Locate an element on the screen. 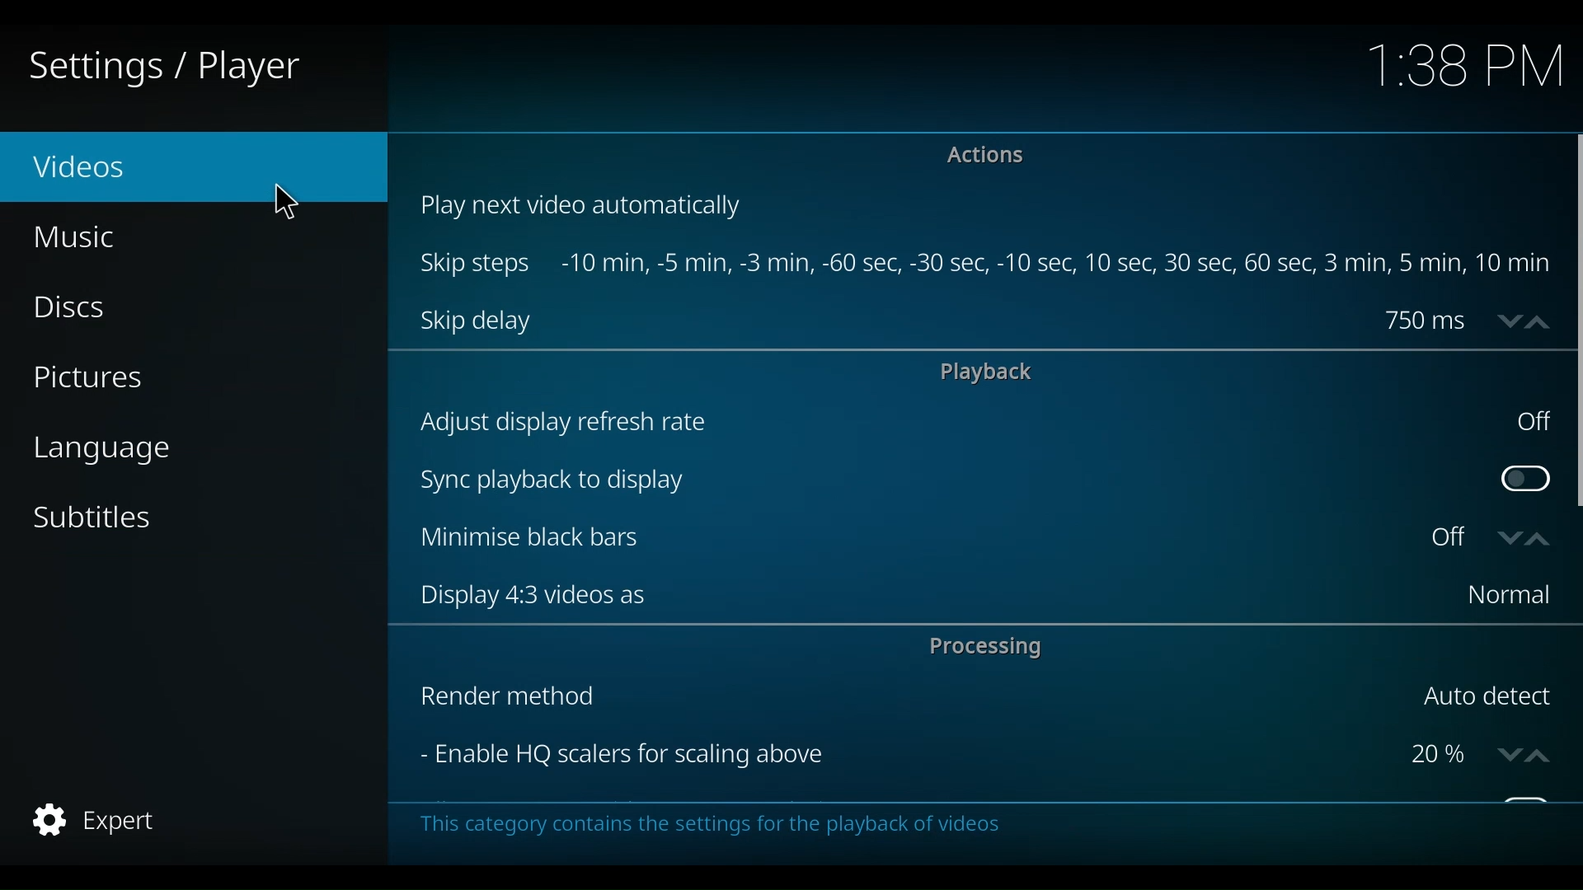 The height and width of the screenshot is (890, 1583). Enable HQ scalers for scaling above is located at coordinates (904, 756).